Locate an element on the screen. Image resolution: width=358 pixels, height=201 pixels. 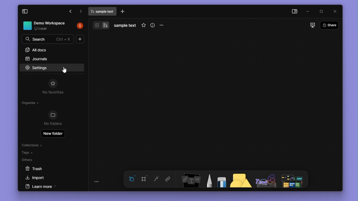
favourites is located at coordinates (144, 25).